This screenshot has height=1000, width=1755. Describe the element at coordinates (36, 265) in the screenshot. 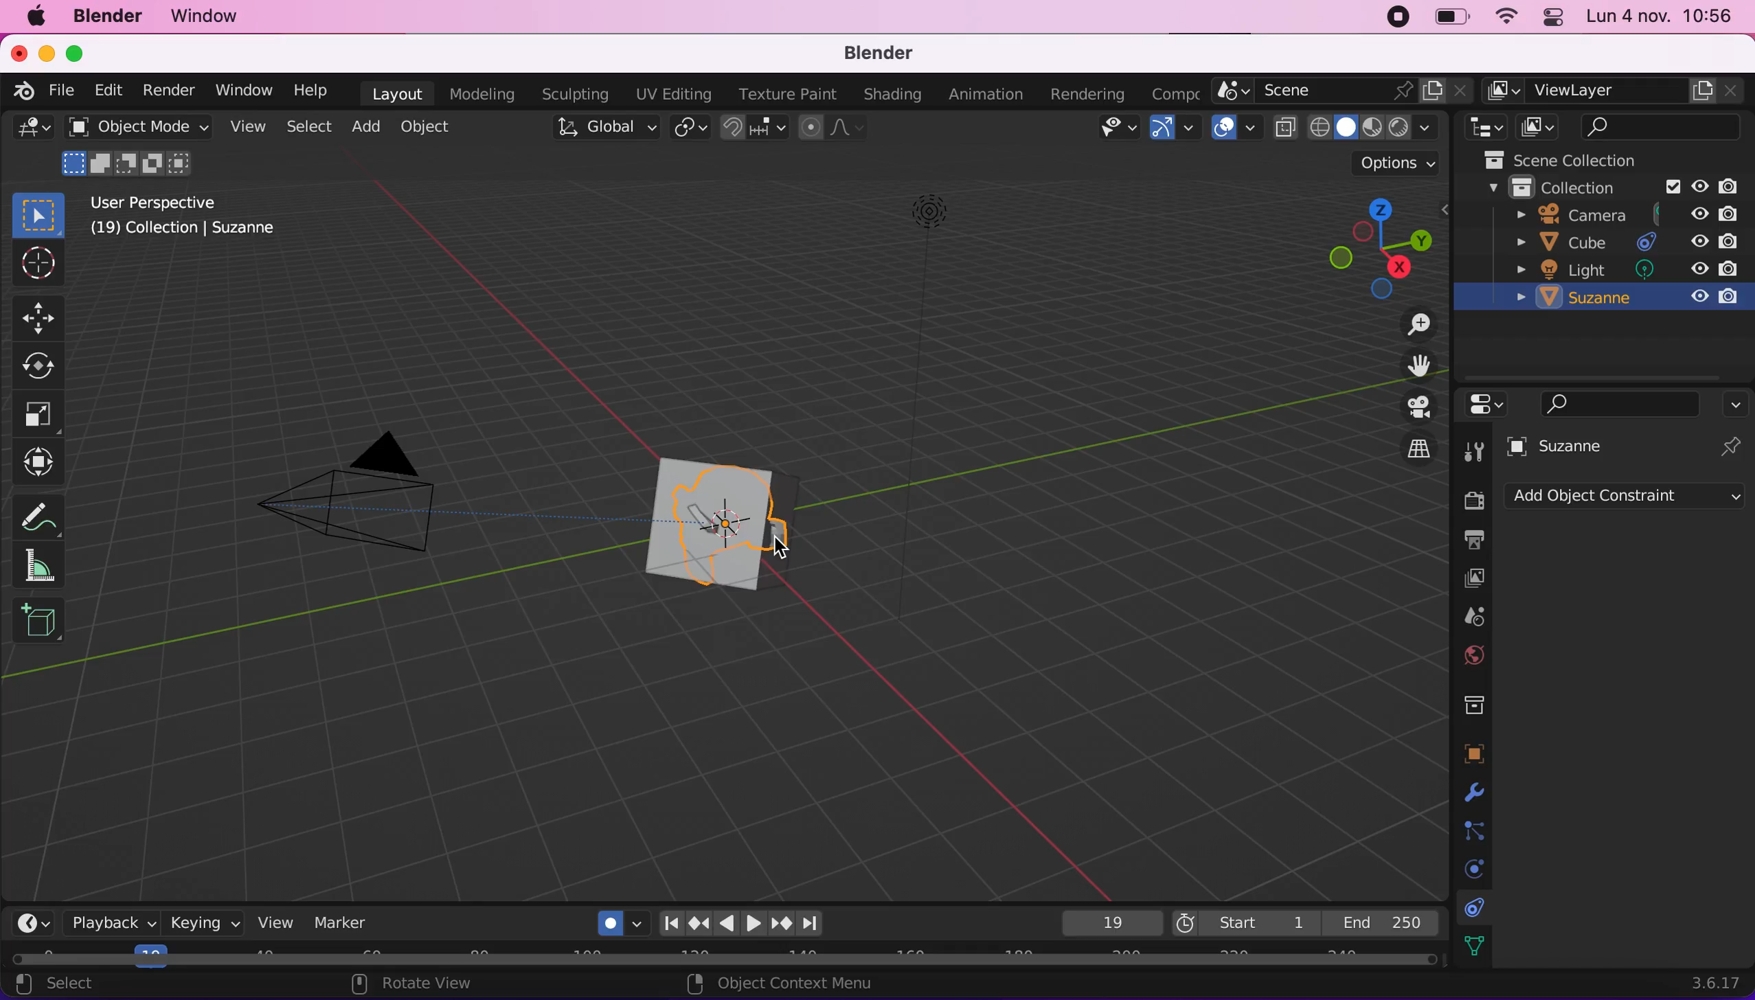

I see `cursor` at that location.